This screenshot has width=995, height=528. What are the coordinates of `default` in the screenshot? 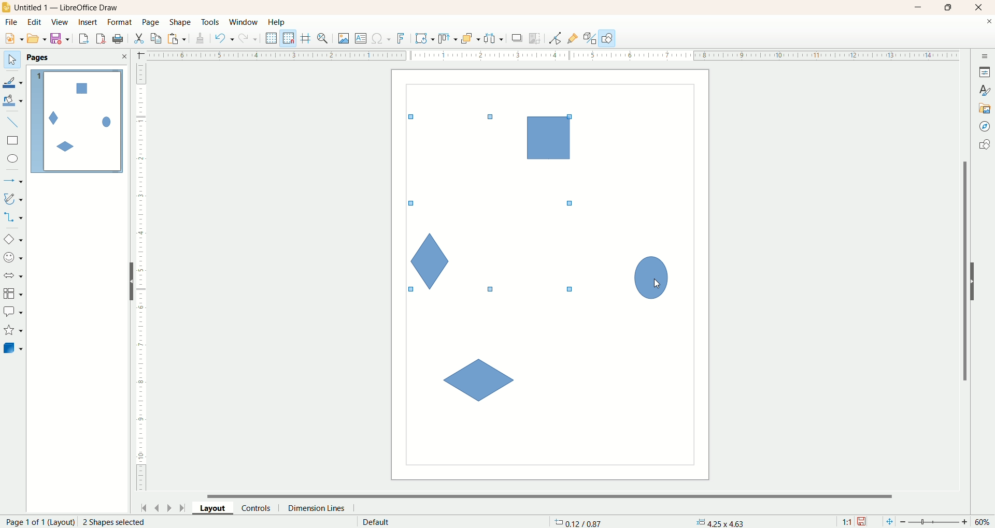 It's located at (377, 522).